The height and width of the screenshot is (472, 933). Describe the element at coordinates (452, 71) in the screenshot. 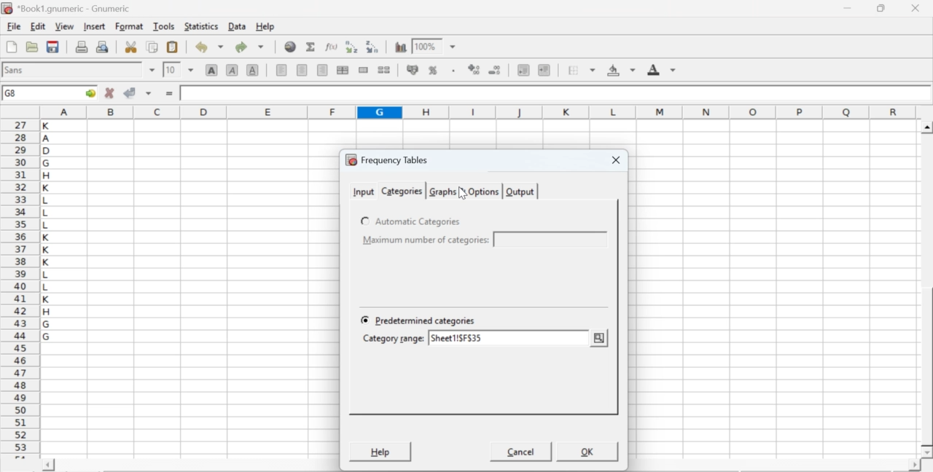

I see `Set the format of the selected cells to include a thousands separator` at that location.